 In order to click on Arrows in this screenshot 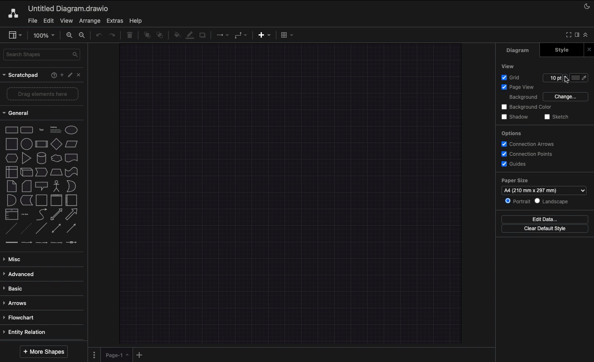, I will do `click(17, 303)`.